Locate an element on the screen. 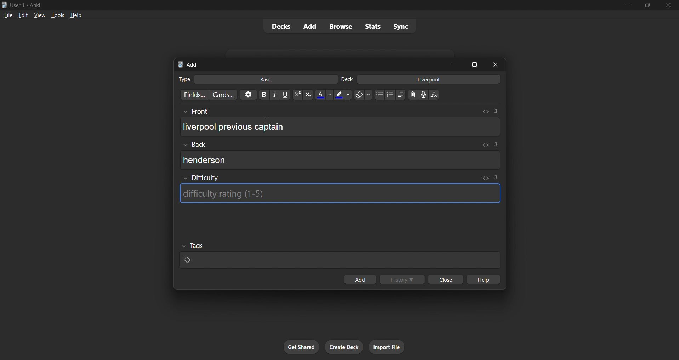  dotted list is located at coordinates (379, 95).